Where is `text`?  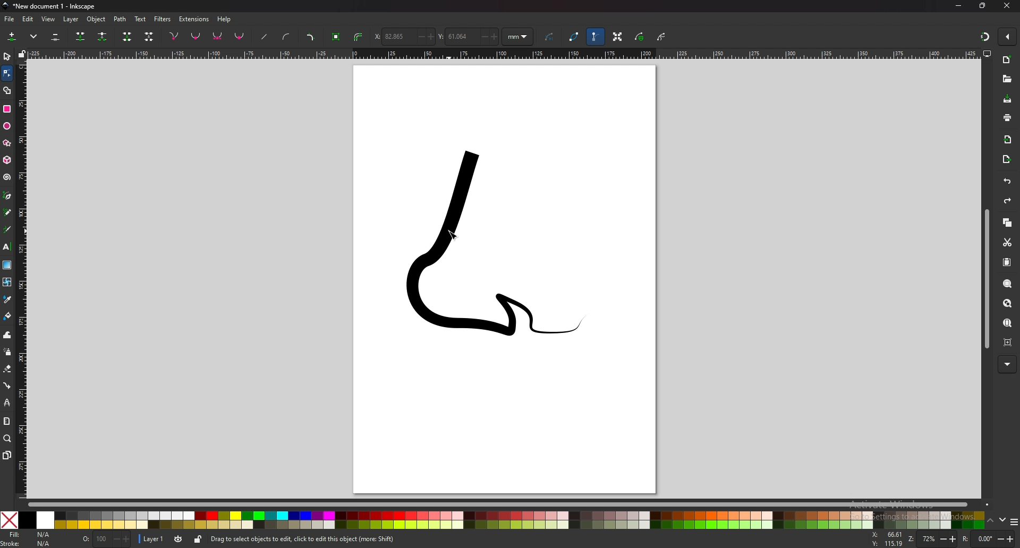 text is located at coordinates (7, 247).